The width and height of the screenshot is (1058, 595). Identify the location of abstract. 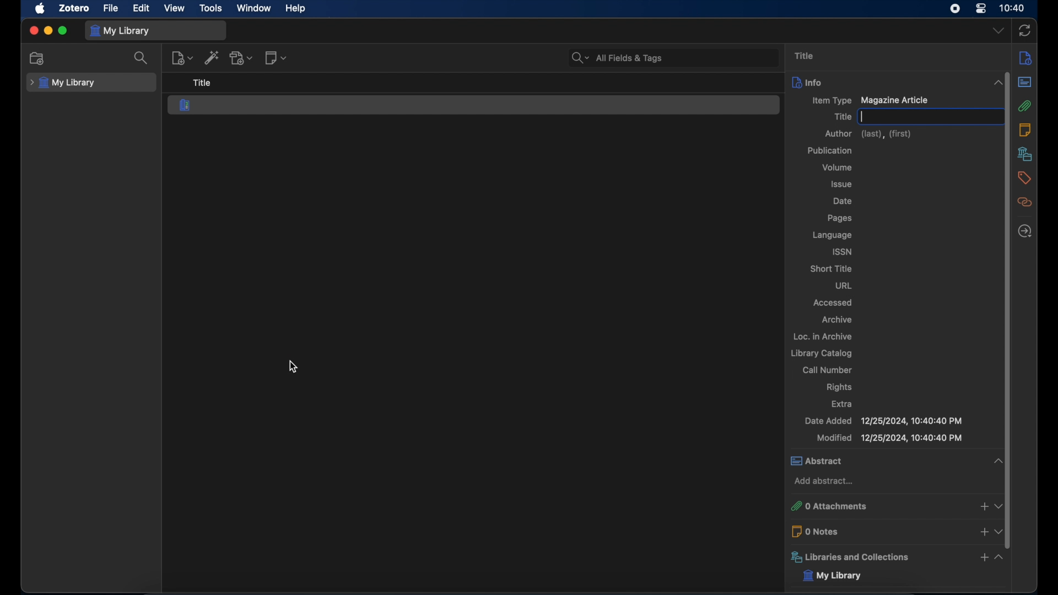
(894, 461).